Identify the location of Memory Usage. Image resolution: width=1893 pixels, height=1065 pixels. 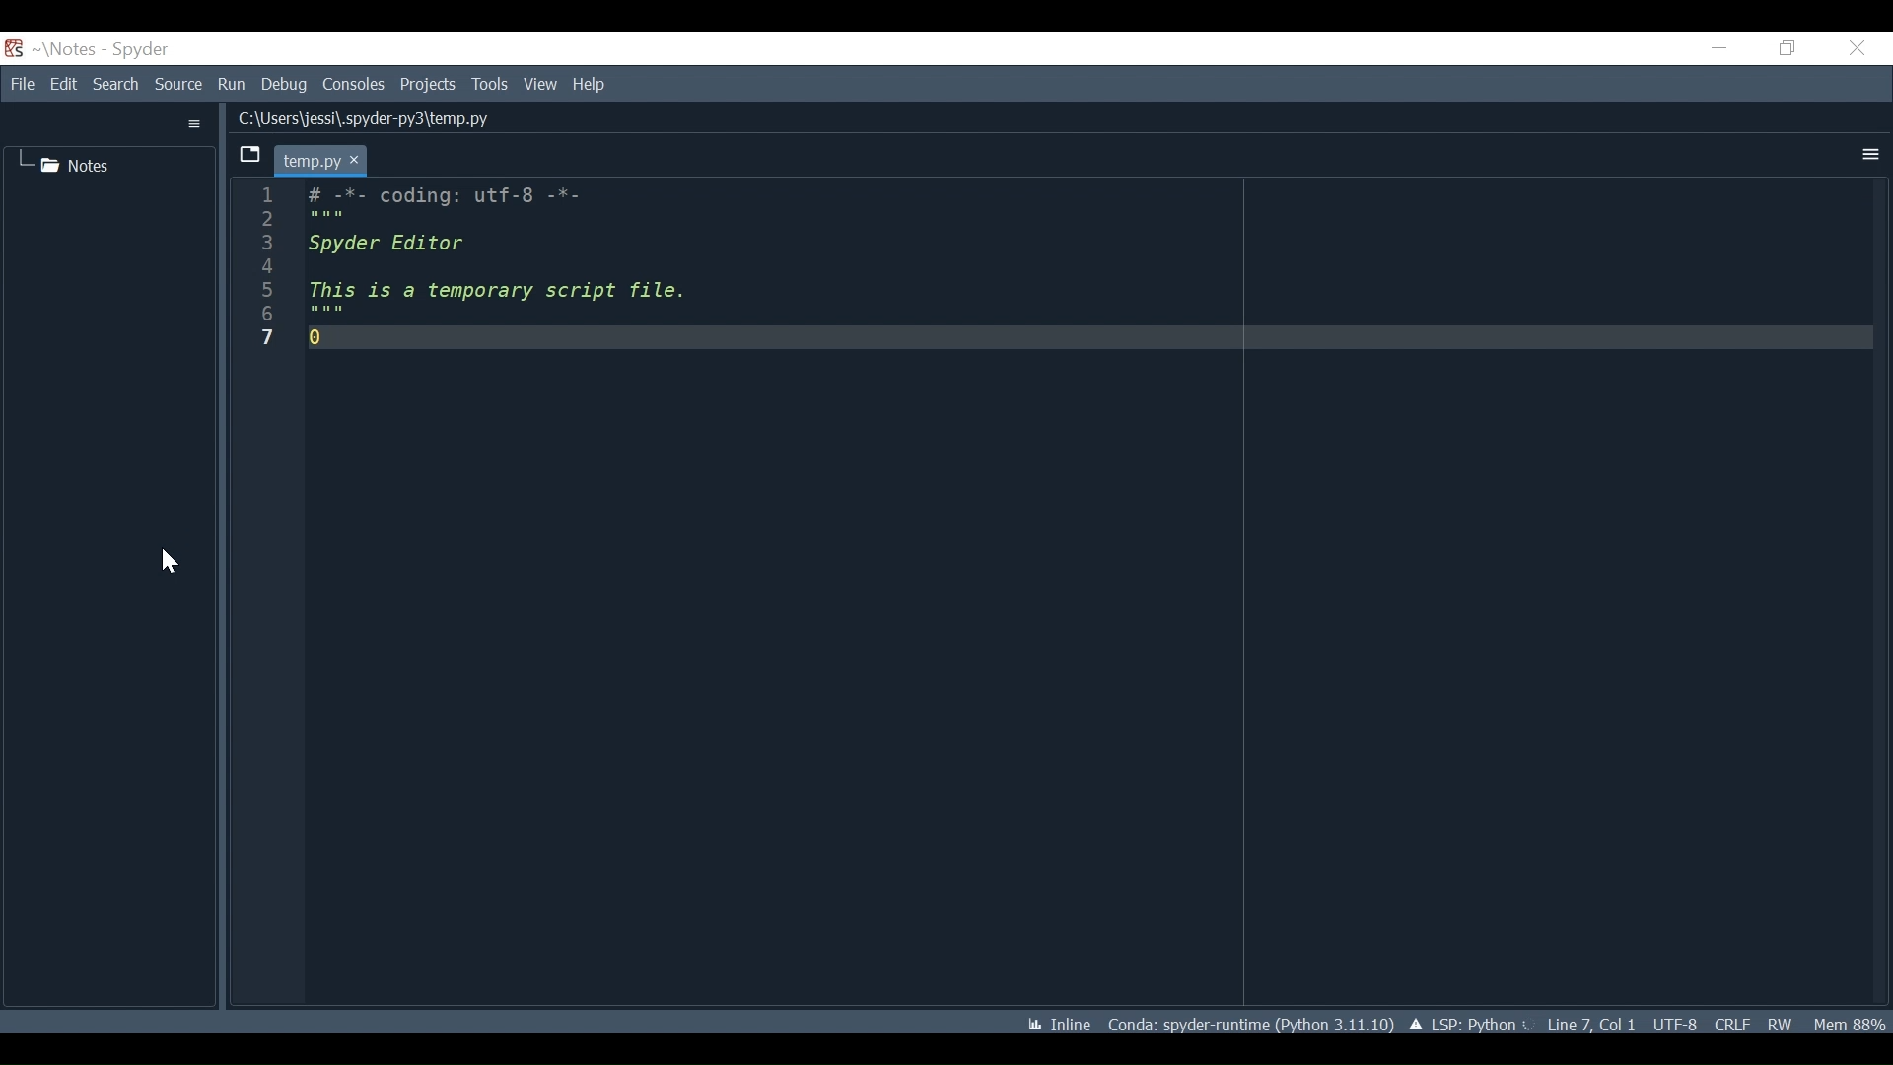
(1850, 1024).